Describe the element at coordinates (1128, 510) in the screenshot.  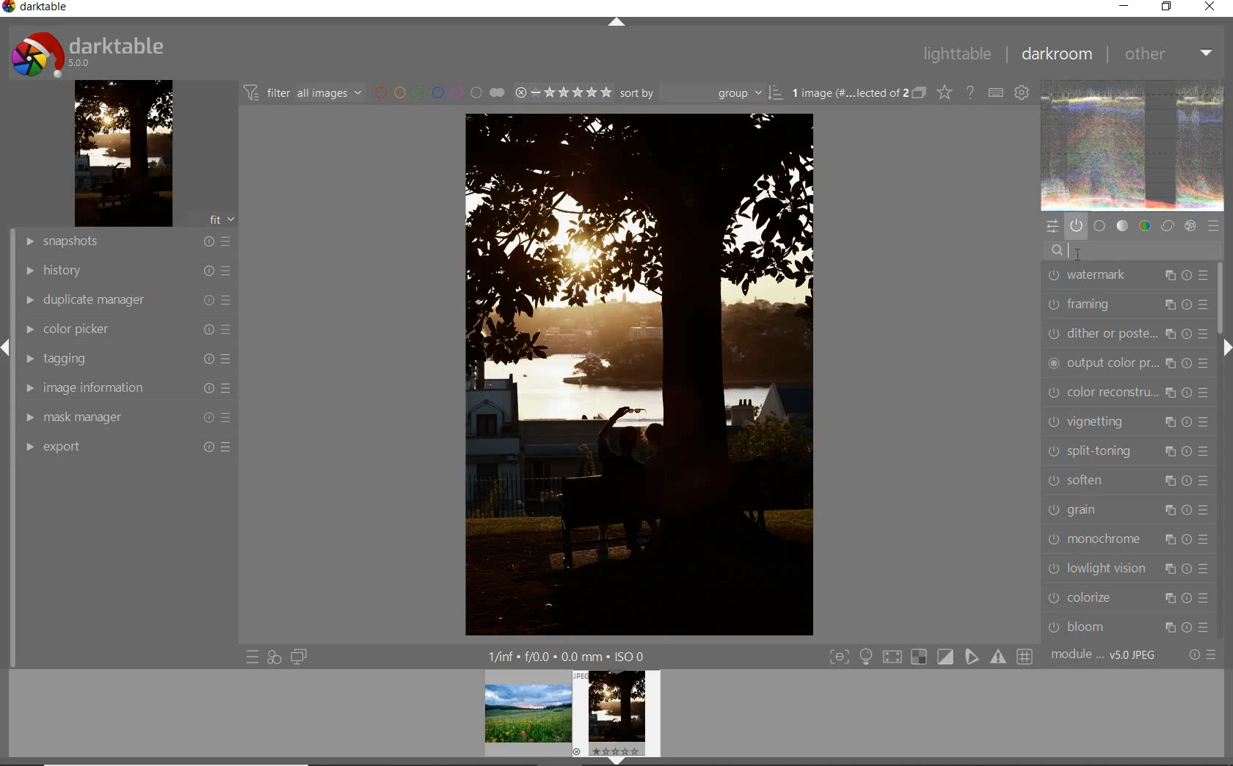
I see `grain` at that location.